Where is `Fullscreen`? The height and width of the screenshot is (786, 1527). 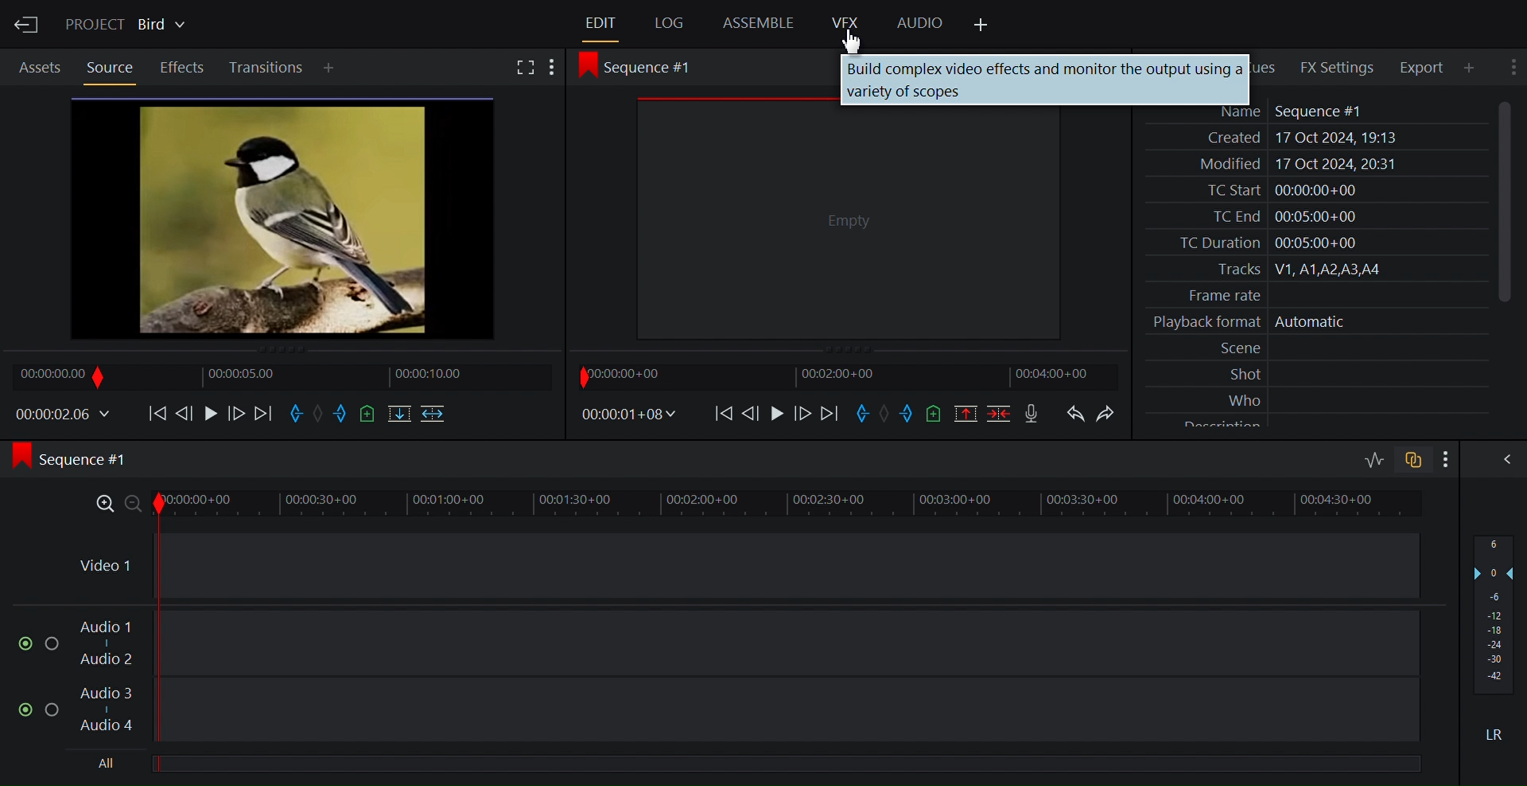 Fullscreen is located at coordinates (522, 68).